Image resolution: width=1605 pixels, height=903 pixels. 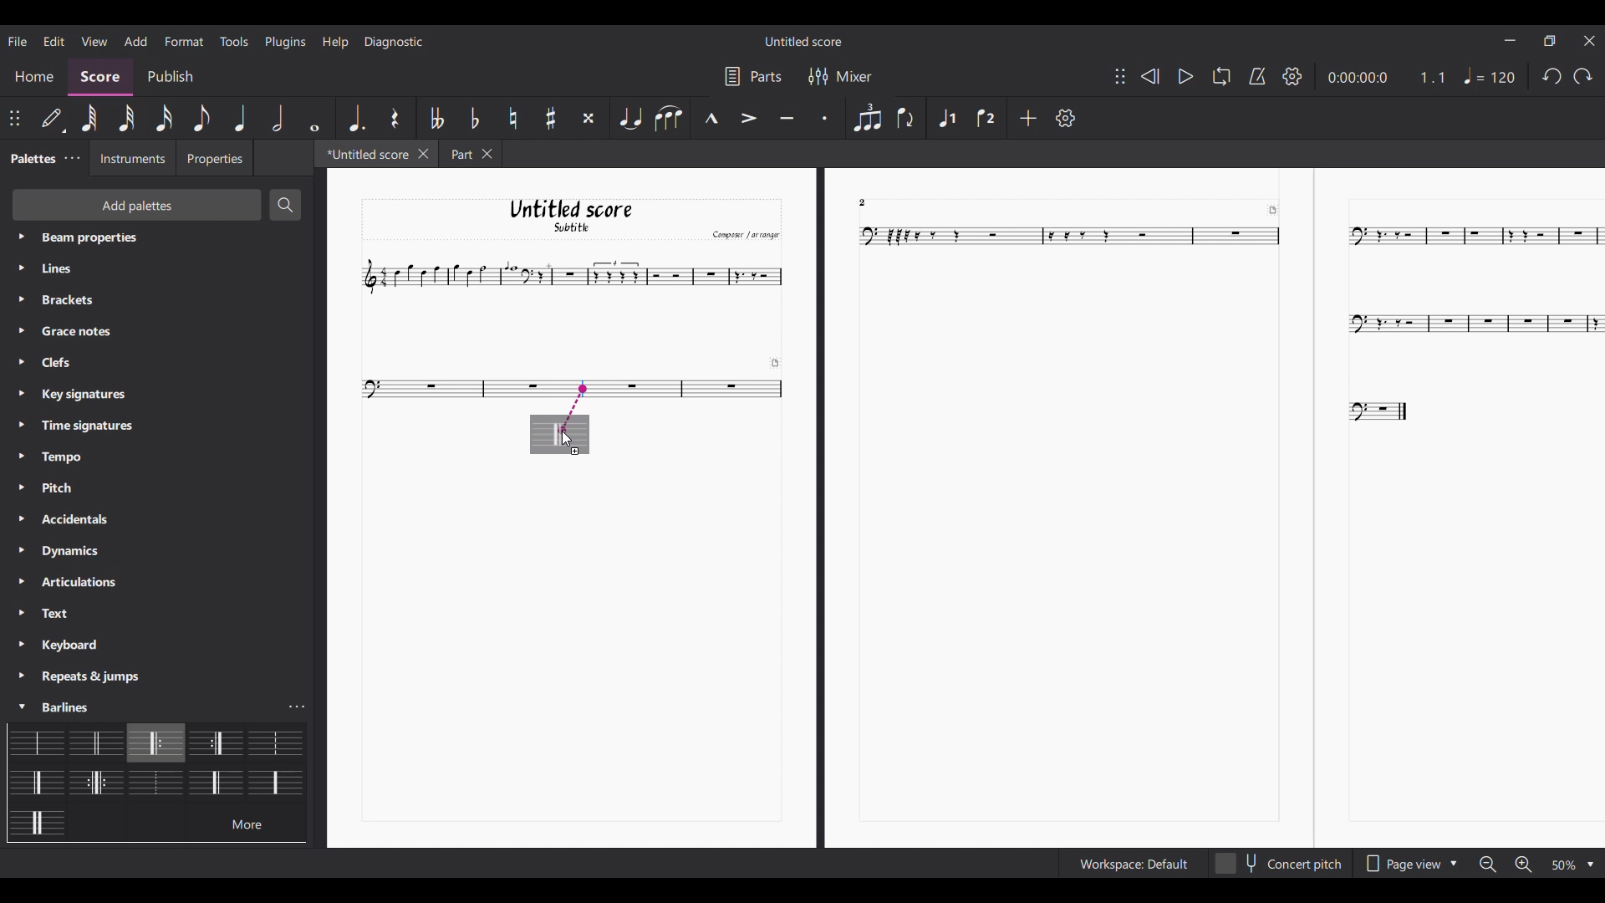 I want to click on Add menu, so click(x=135, y=41).